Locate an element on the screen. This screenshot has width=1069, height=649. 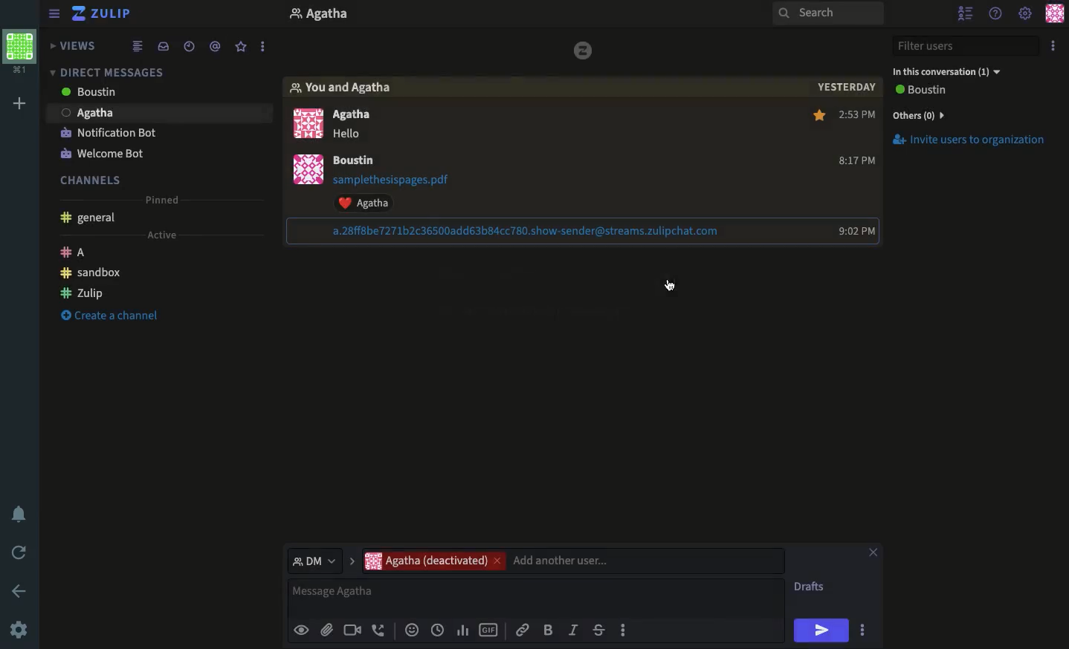
options is located at coordinates (865, 632).